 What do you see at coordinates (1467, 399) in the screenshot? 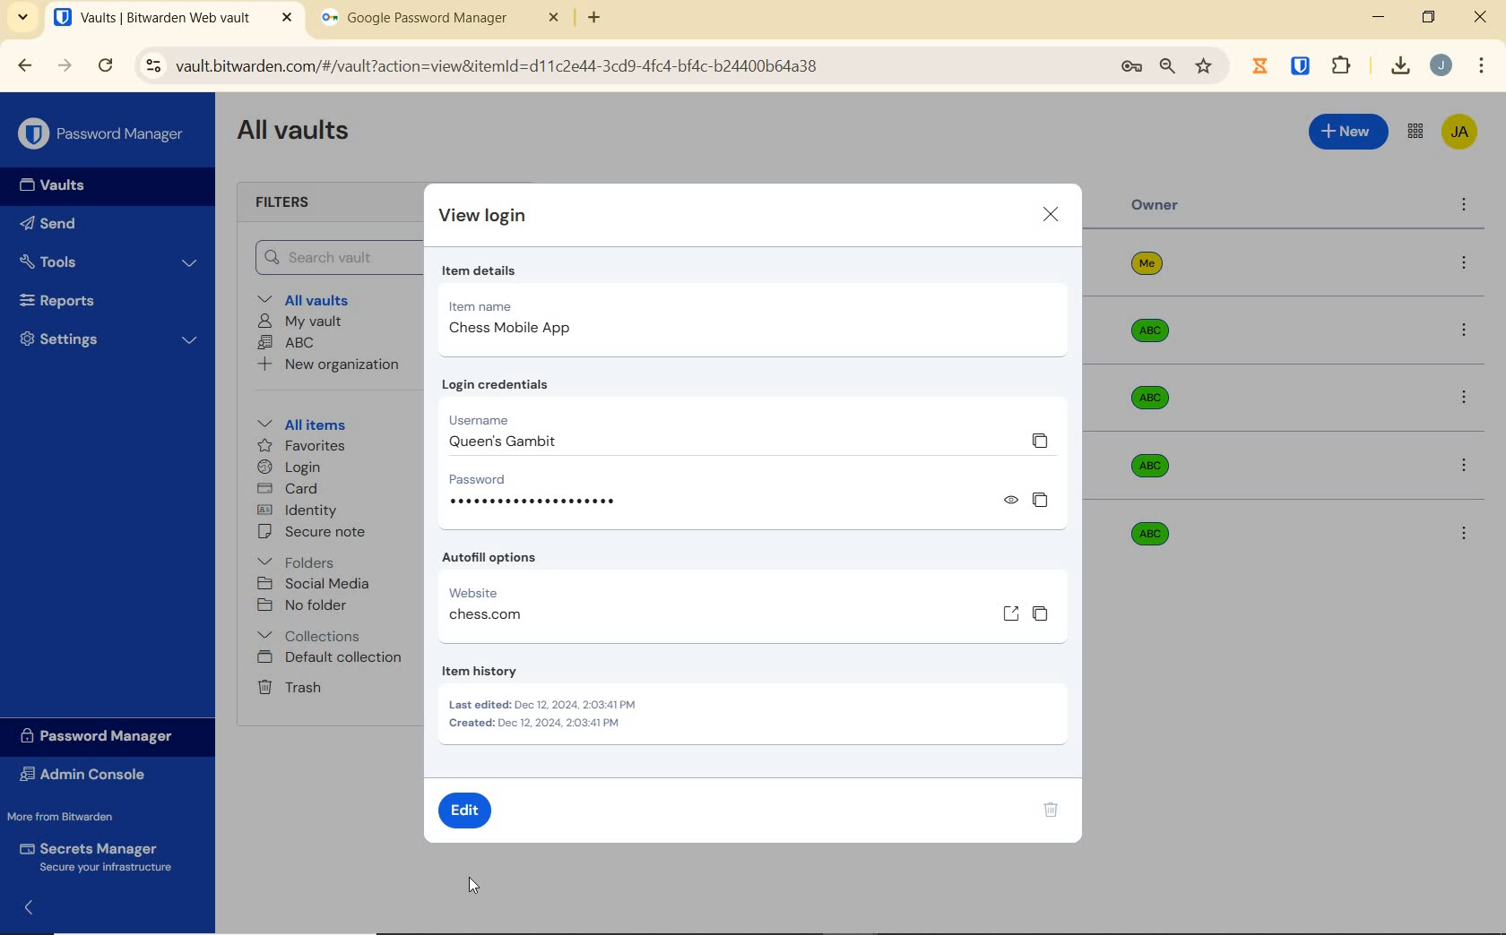
I see `option` at bounding box center [1467, 399].